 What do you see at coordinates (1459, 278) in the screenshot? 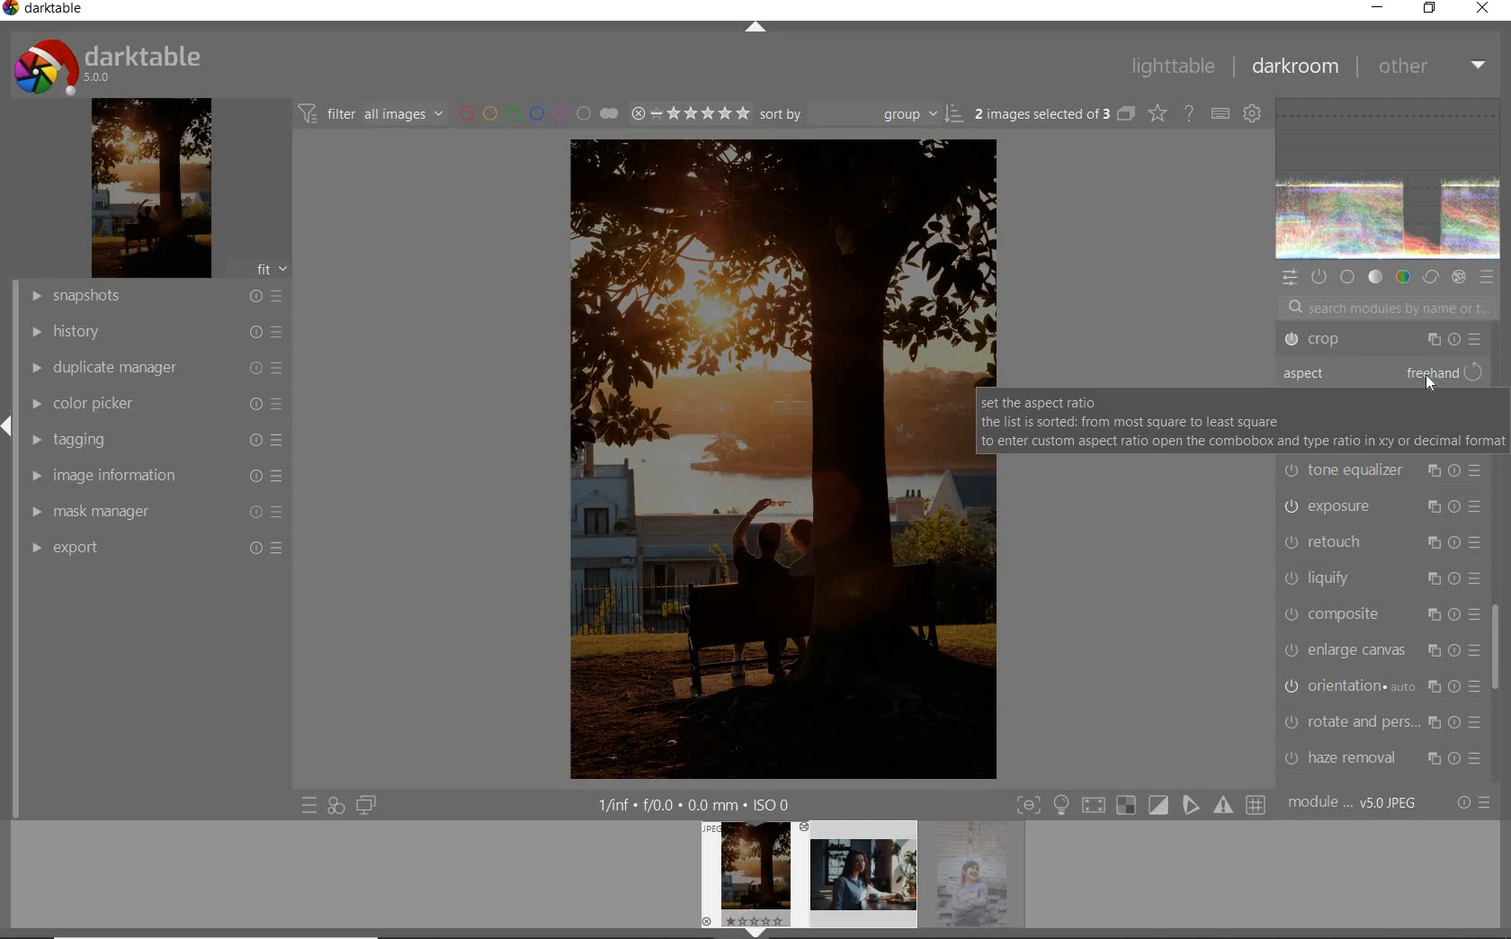
I see `effect ` at bounding box center [1459, 278].